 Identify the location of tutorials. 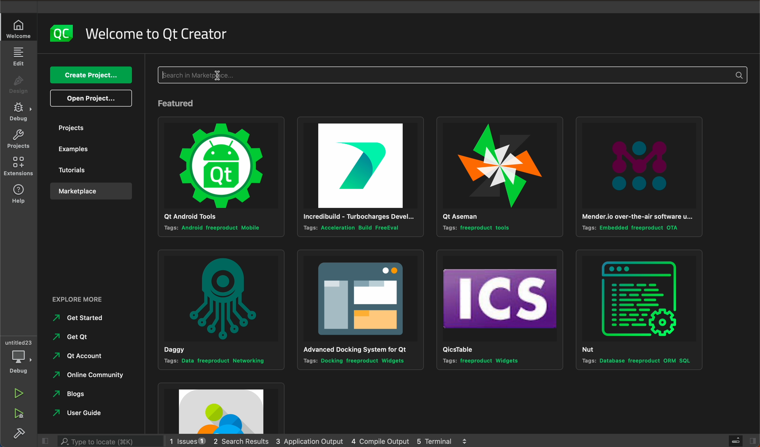
(88, 170).